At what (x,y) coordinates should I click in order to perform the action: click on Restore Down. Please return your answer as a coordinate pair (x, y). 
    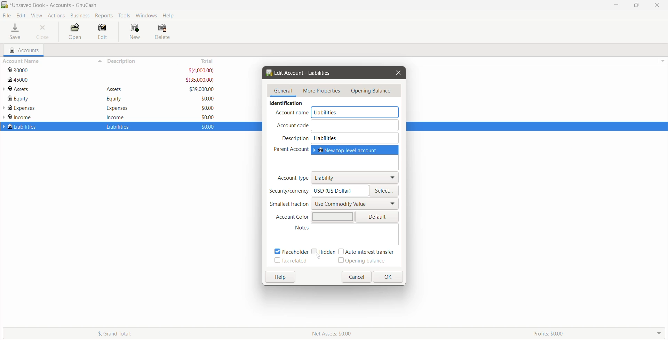
    Looking at the image, I should click on (636, 5).